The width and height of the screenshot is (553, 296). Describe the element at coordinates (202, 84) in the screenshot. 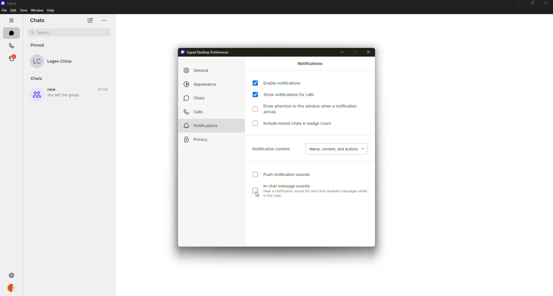

I see `appearance` at that location.